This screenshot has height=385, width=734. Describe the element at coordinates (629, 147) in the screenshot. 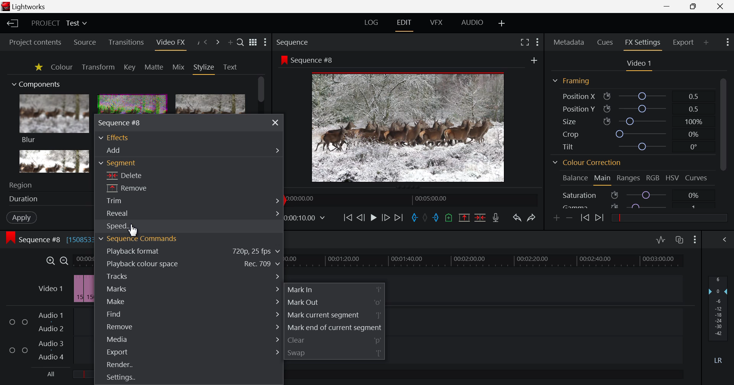

I see `Tilt` at that location.